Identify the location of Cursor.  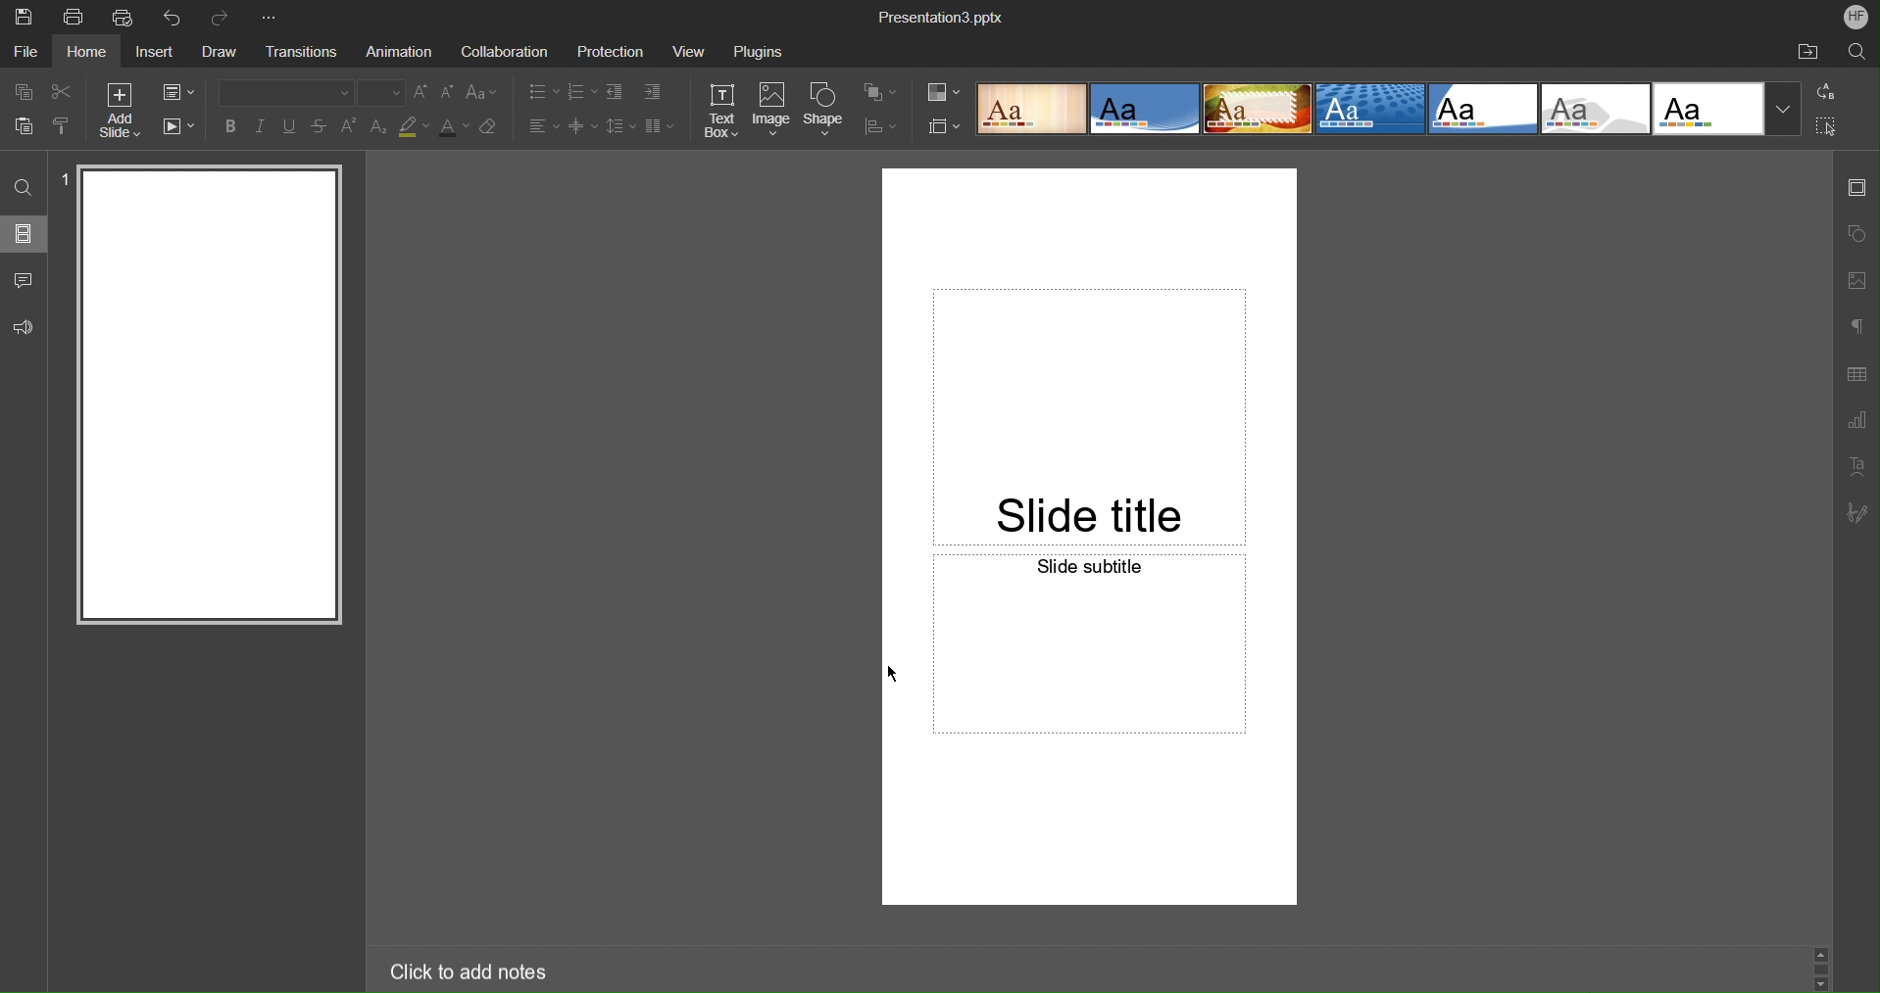
(892, 675).